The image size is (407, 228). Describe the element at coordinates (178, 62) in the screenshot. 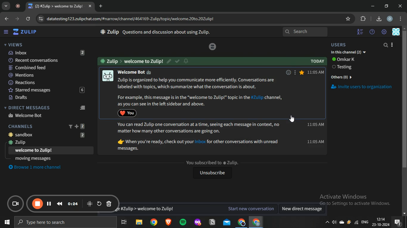

I see `check` at that location.